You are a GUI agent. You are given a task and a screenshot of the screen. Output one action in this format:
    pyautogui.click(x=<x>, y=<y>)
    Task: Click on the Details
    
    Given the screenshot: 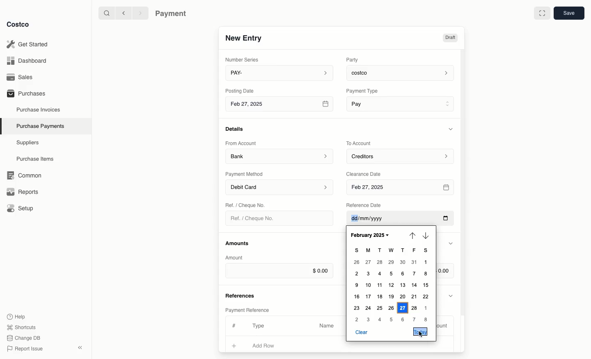 What is the action you would take?
    pyautogui.click(x=237, y=129)
    